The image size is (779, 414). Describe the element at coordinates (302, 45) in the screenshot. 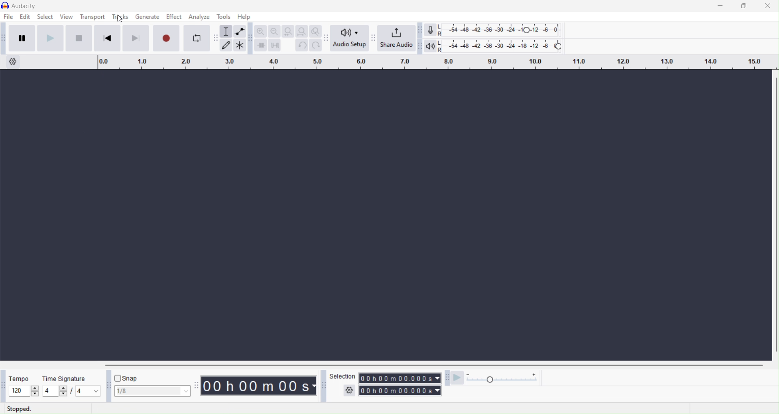

I see `Undo` at that location.